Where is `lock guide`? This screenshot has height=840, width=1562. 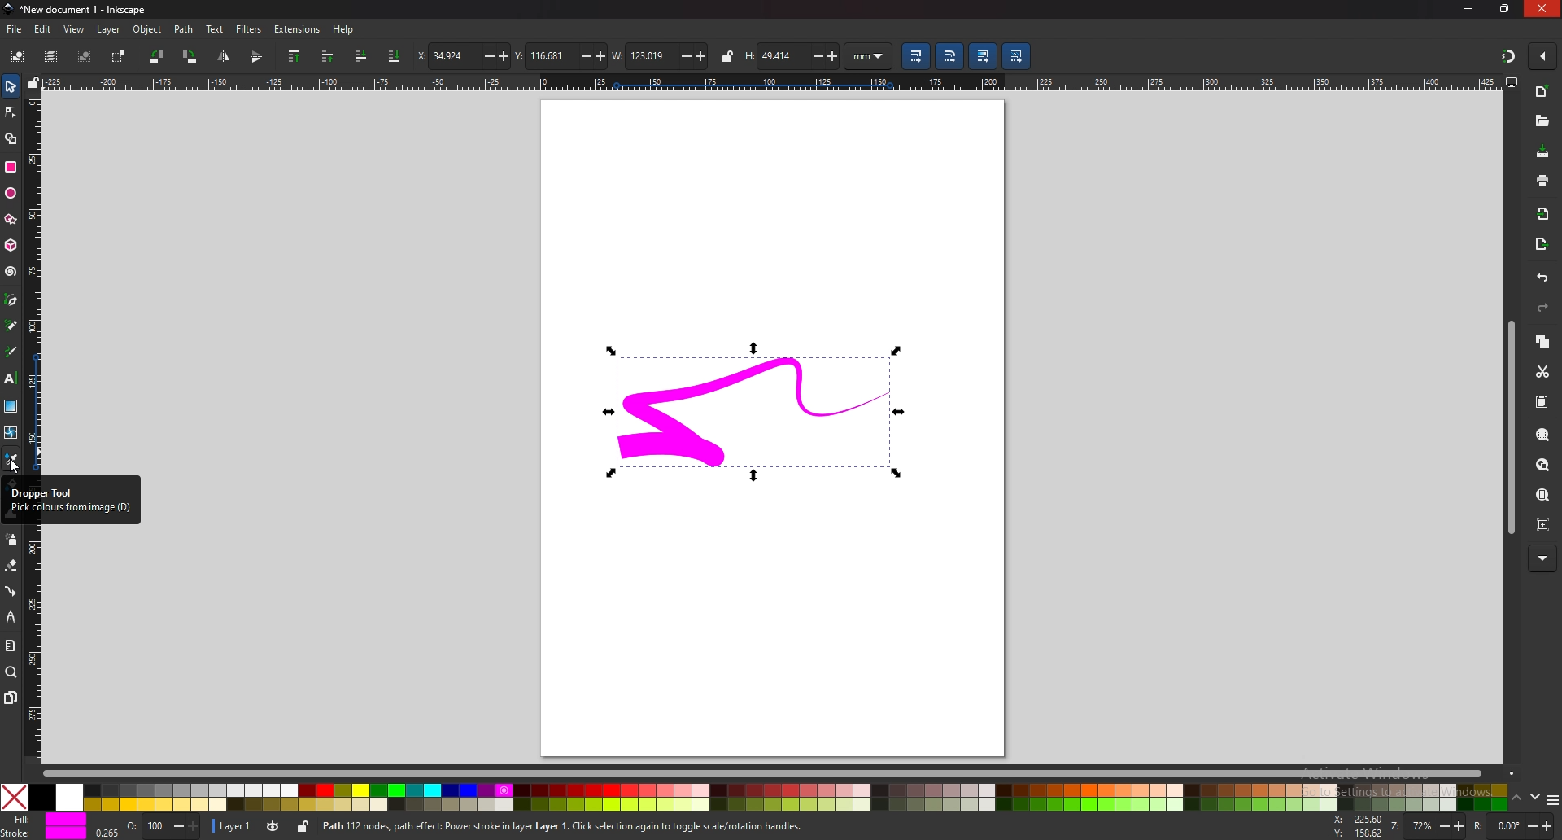
lock guide is located at coordinates (33, 82).